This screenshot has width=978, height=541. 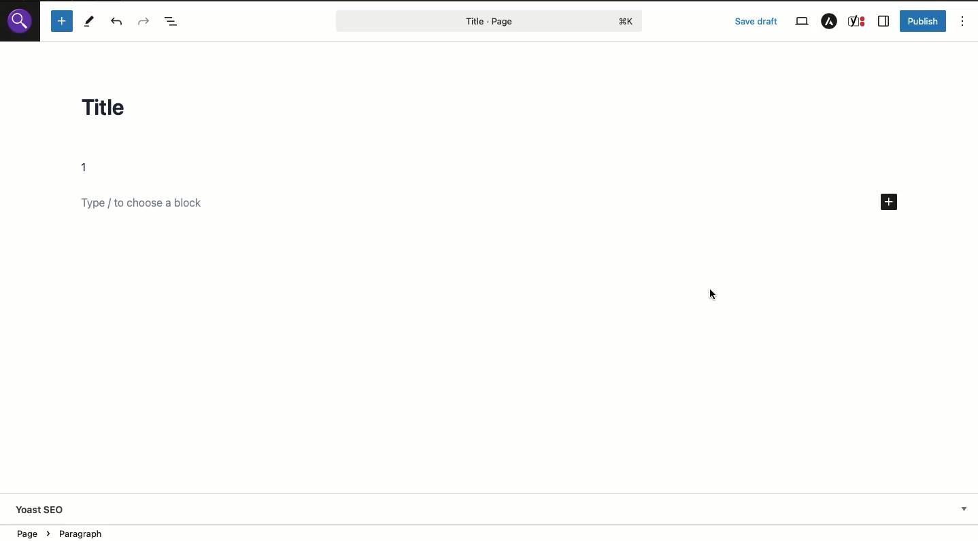 I want to click on Yoast, so click(x=858, y=22).